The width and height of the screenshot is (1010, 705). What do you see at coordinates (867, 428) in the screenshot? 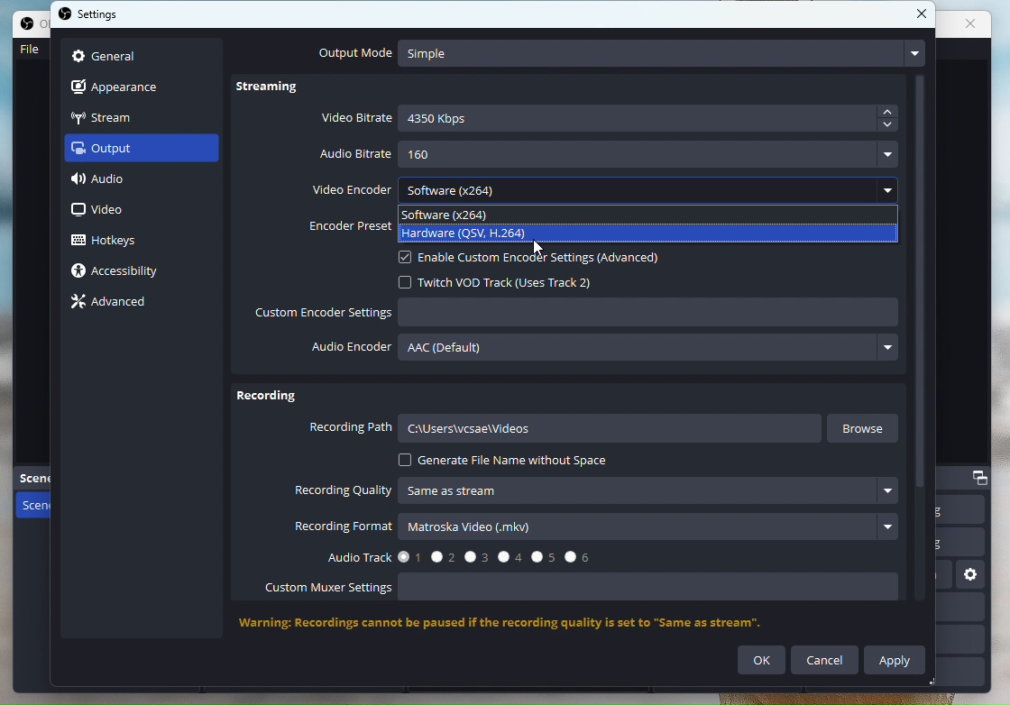
I see `Browse` at bounding box center [867, 428].